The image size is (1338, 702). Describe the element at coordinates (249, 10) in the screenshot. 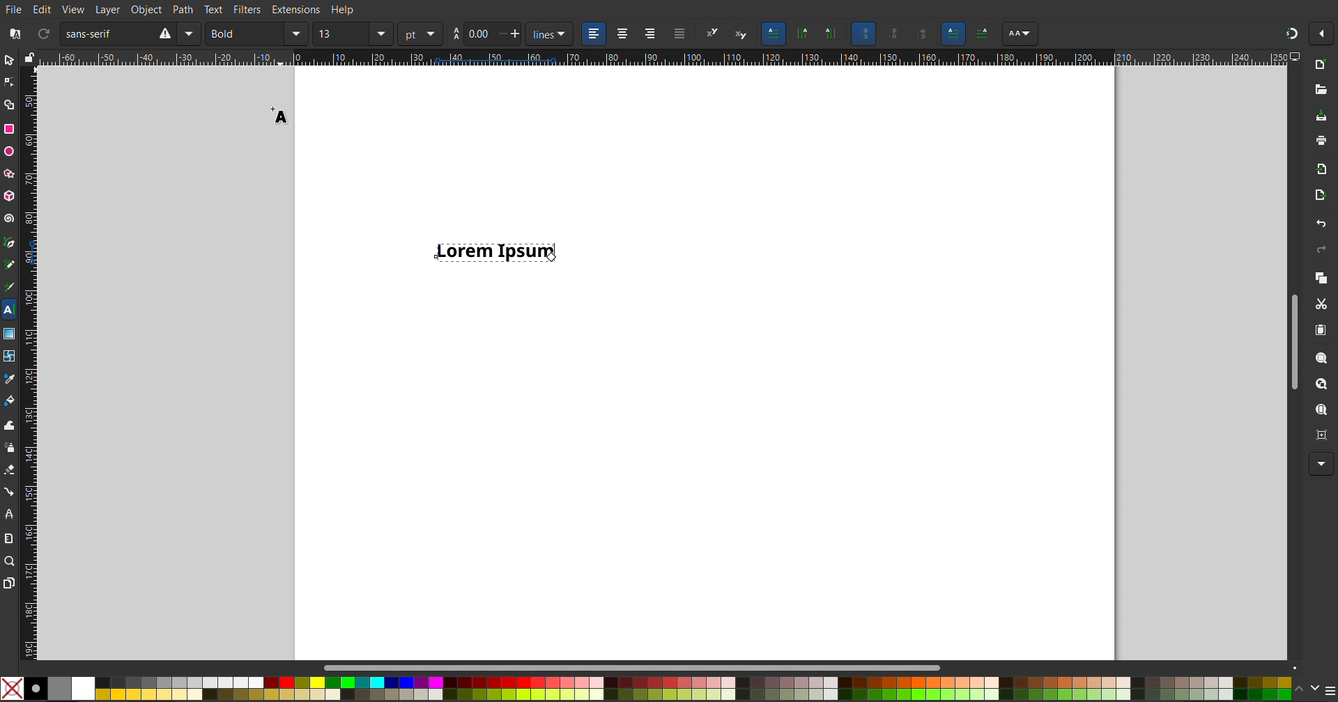

I see `Filters` at that location.